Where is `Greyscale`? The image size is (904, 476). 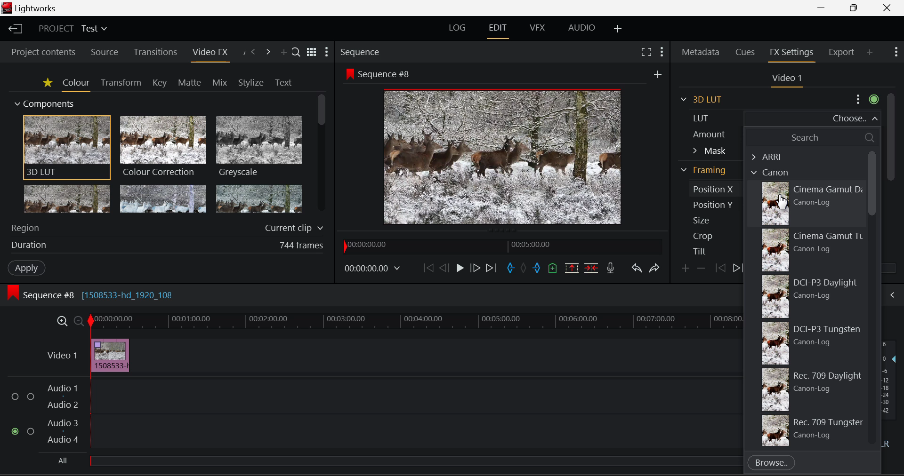 Greyscale is located at coordinates (258, 148).